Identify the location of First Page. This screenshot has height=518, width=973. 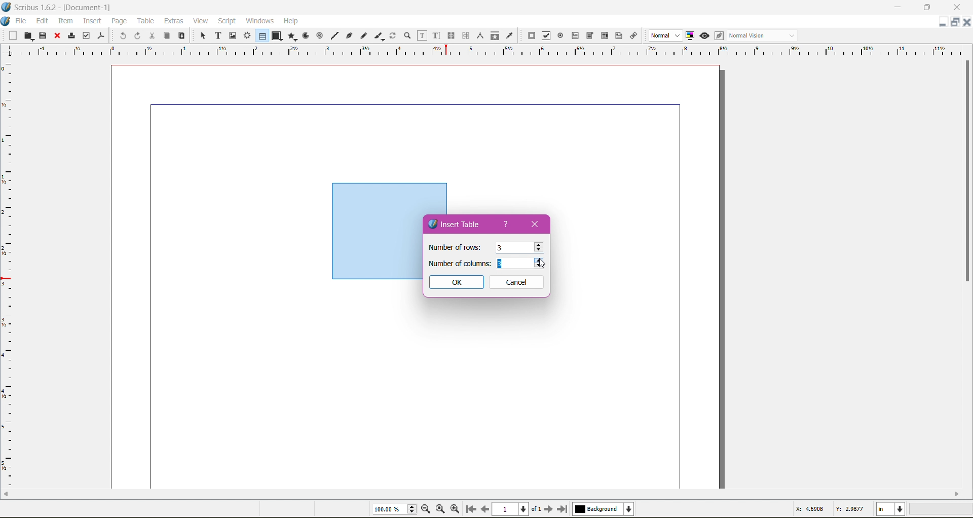
(470, 510).